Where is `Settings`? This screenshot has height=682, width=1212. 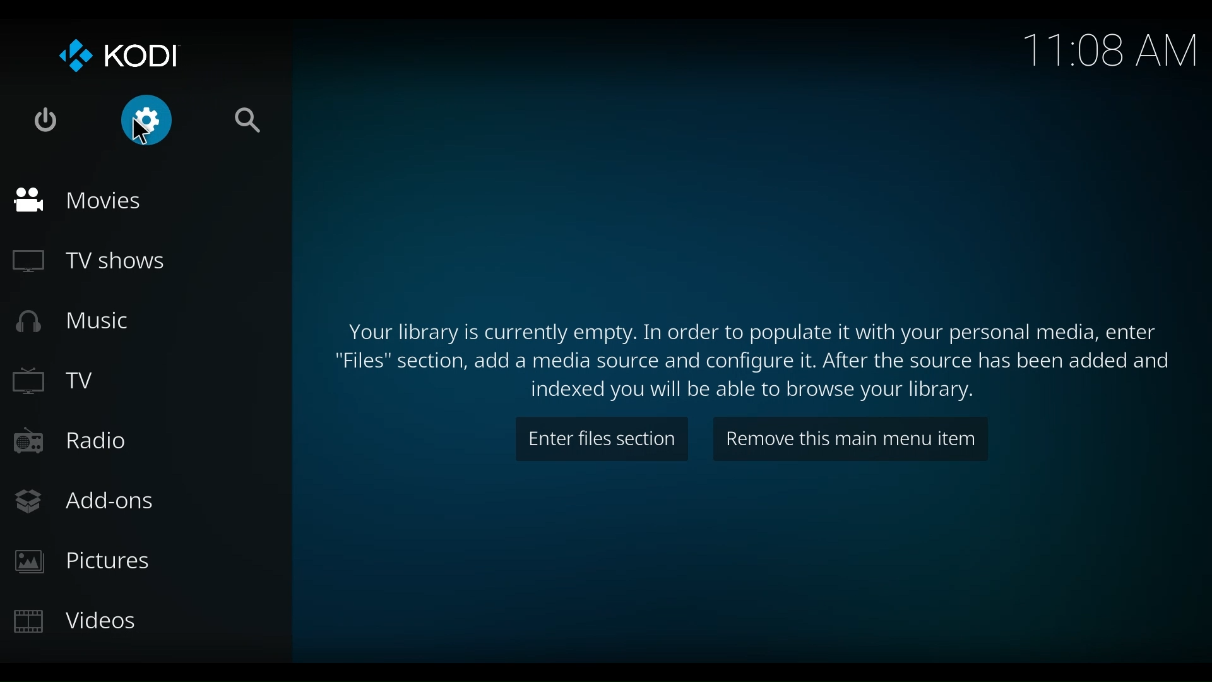 Settings is located at coordinates (147, 119).